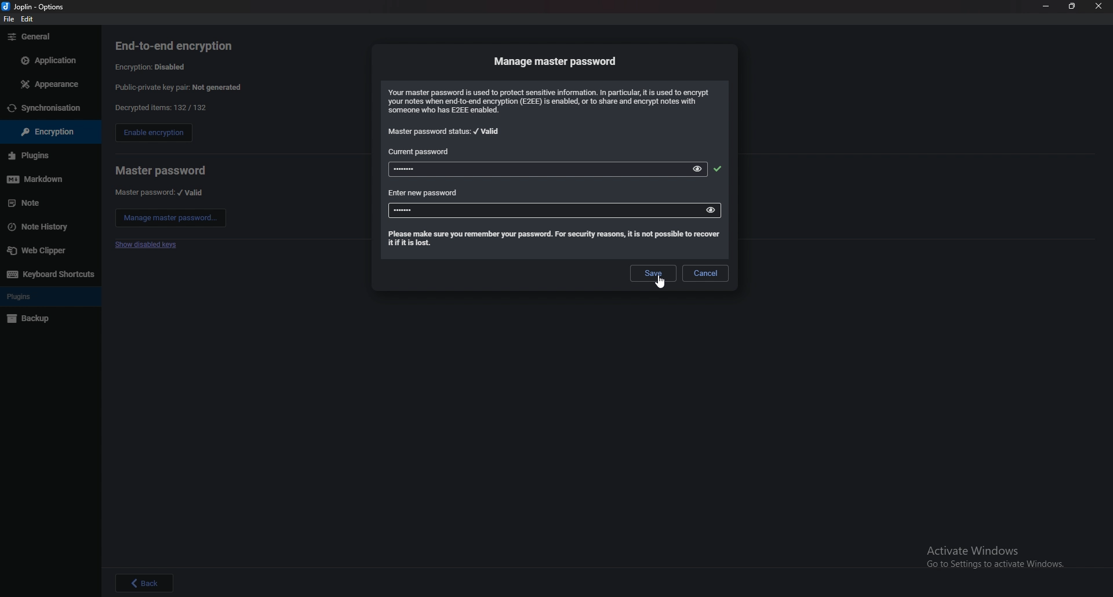 This screenshot has width=1113, height=597. I want to click on manage master password, so click(171, 218).